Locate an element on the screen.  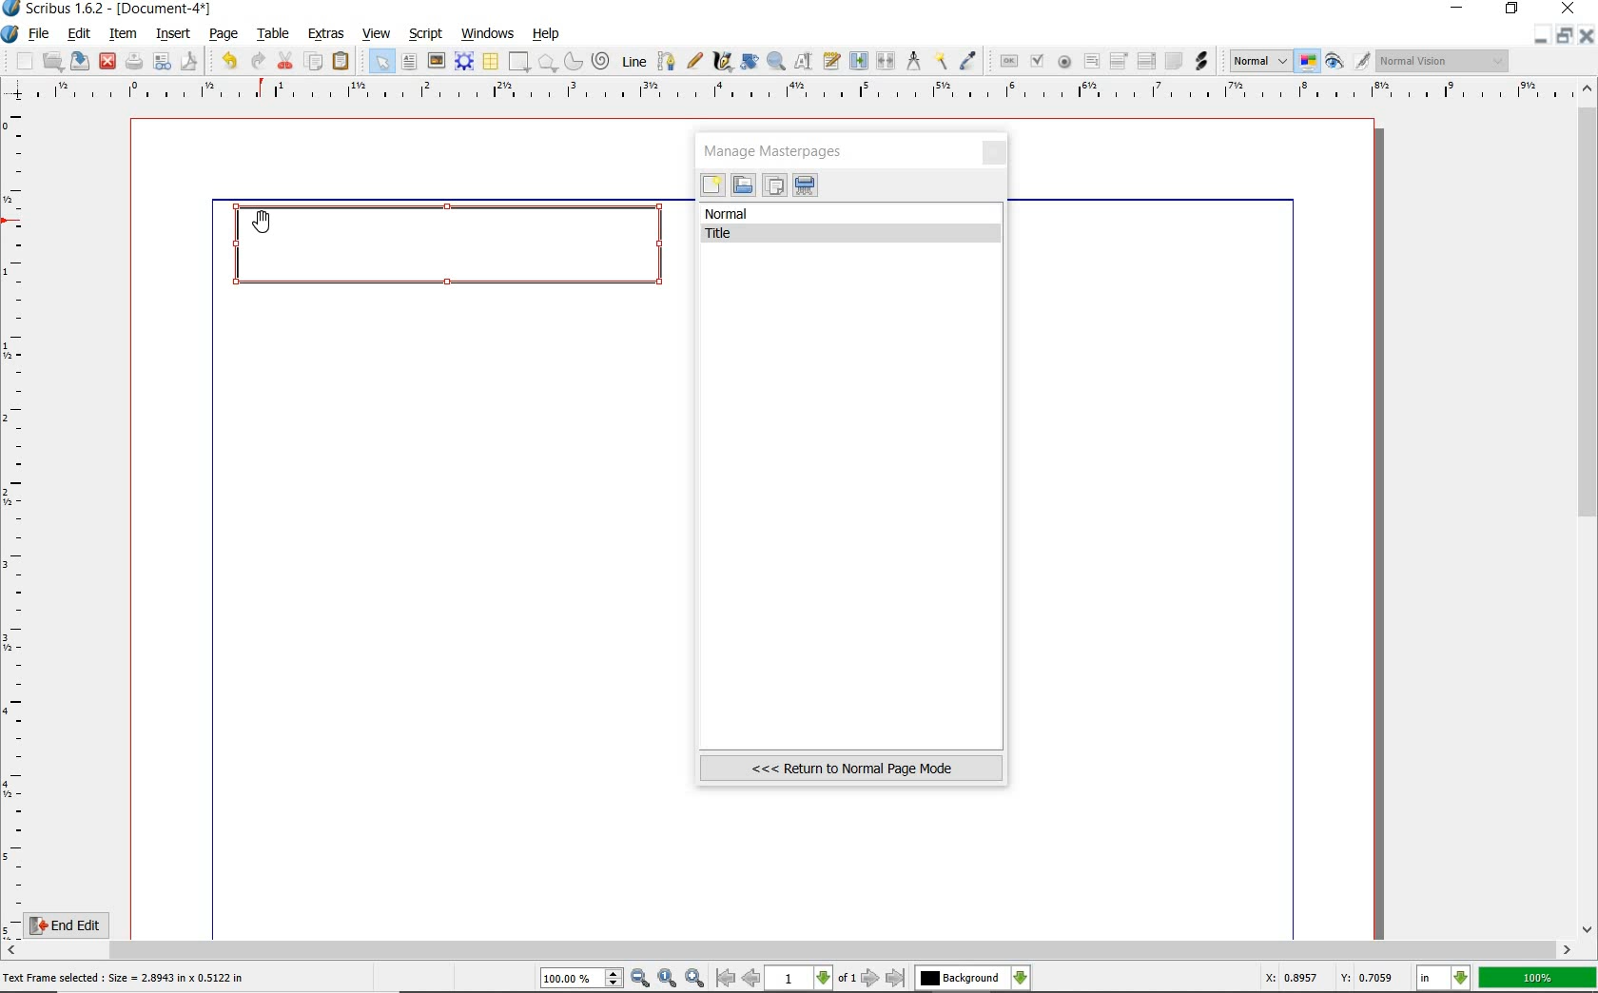
pdf push button is located at coordinates (1005, 60).